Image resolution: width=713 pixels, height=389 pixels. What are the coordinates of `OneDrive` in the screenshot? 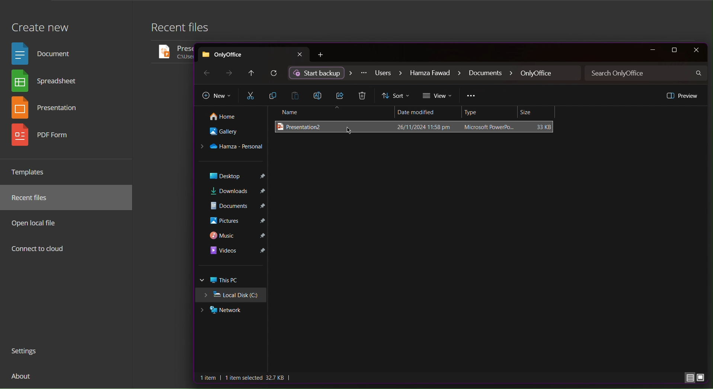 It's located at (232, 147).